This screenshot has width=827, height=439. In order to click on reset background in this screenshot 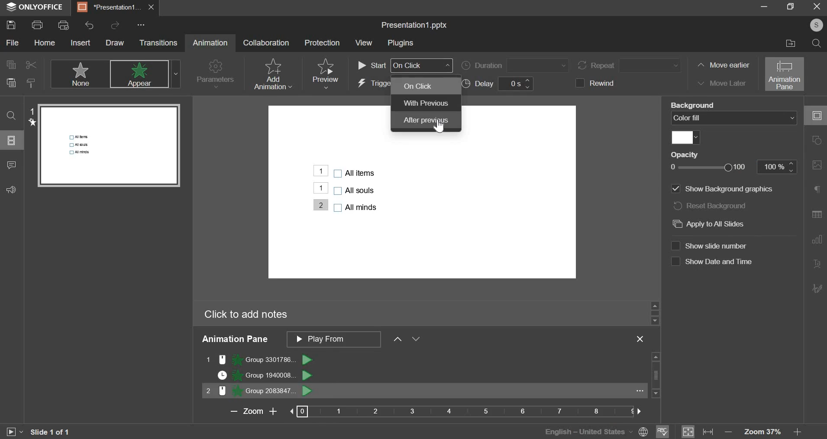, I will do `click(716, 206)`.